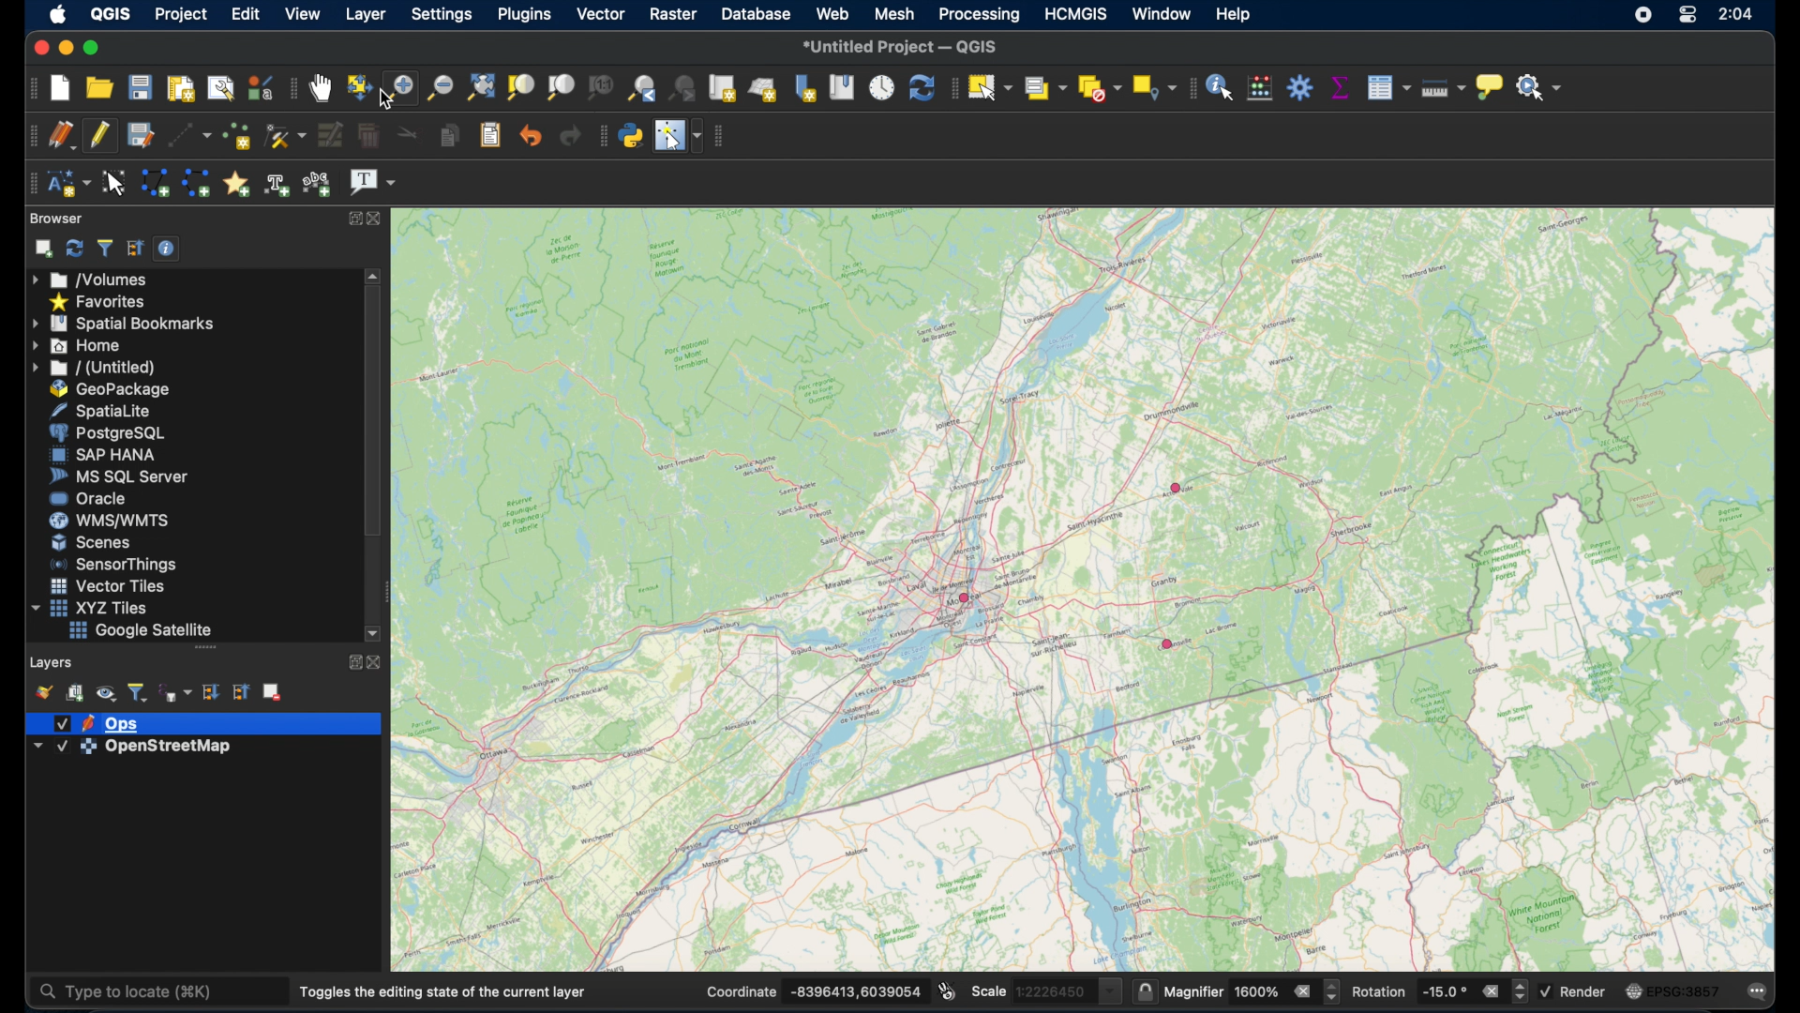  What do you see at coordinates (271, 690) in the screenshot?
I see `remove layer group` at bounding box center [271, 690].